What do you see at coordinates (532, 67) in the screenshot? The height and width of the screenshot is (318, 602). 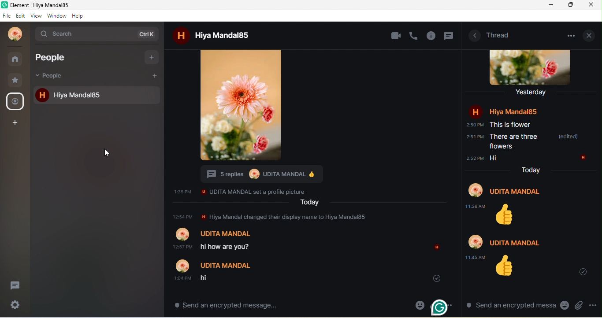 I see `profile photo` at bounding box center [532, 67].